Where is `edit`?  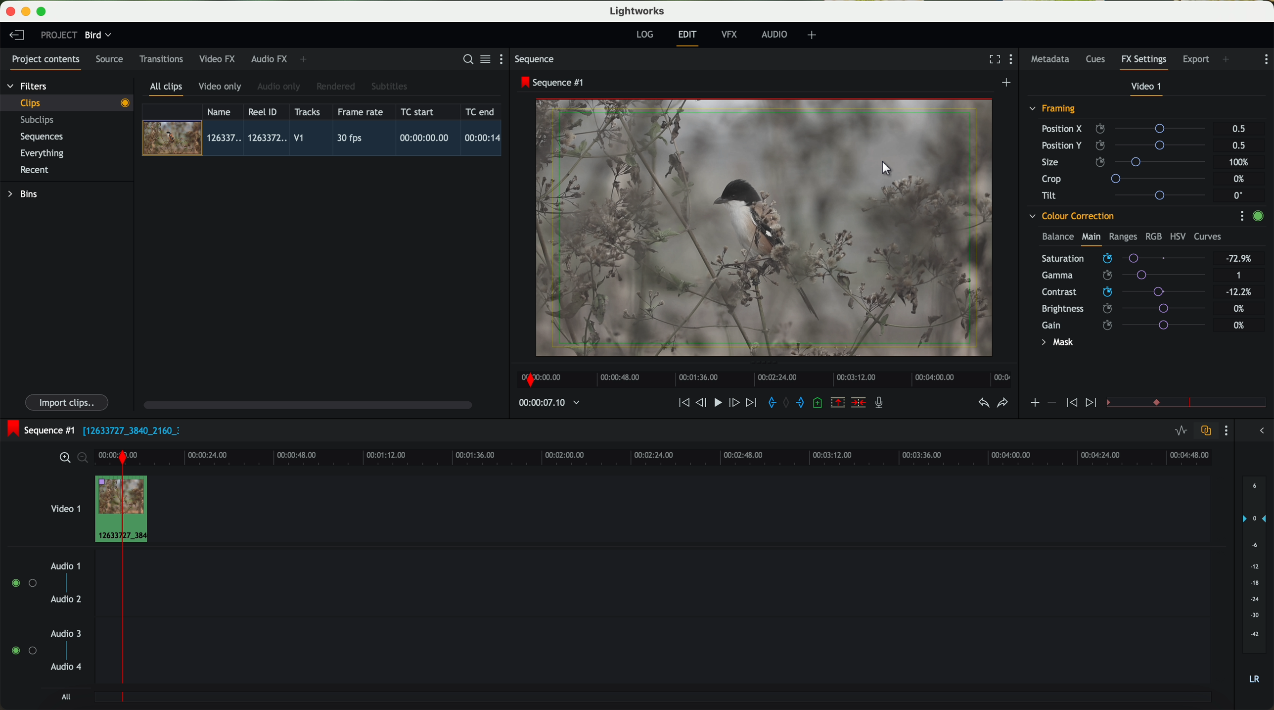 edit is located at coordinates (689, 37).